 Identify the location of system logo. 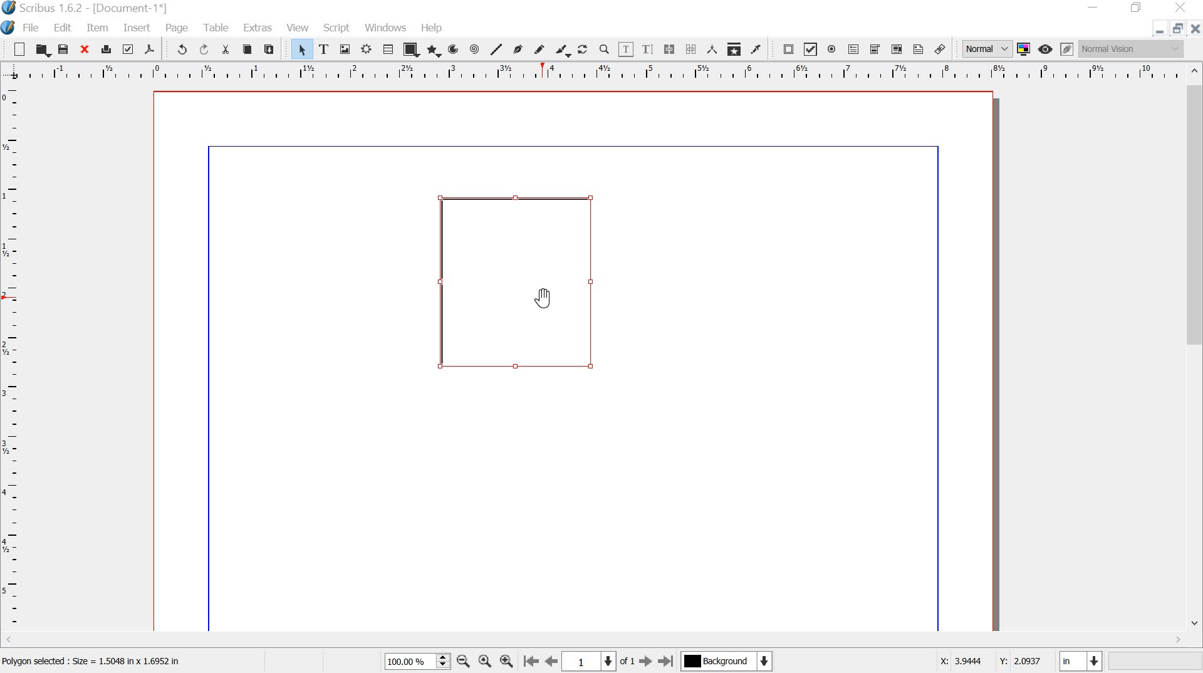
(9, 27).